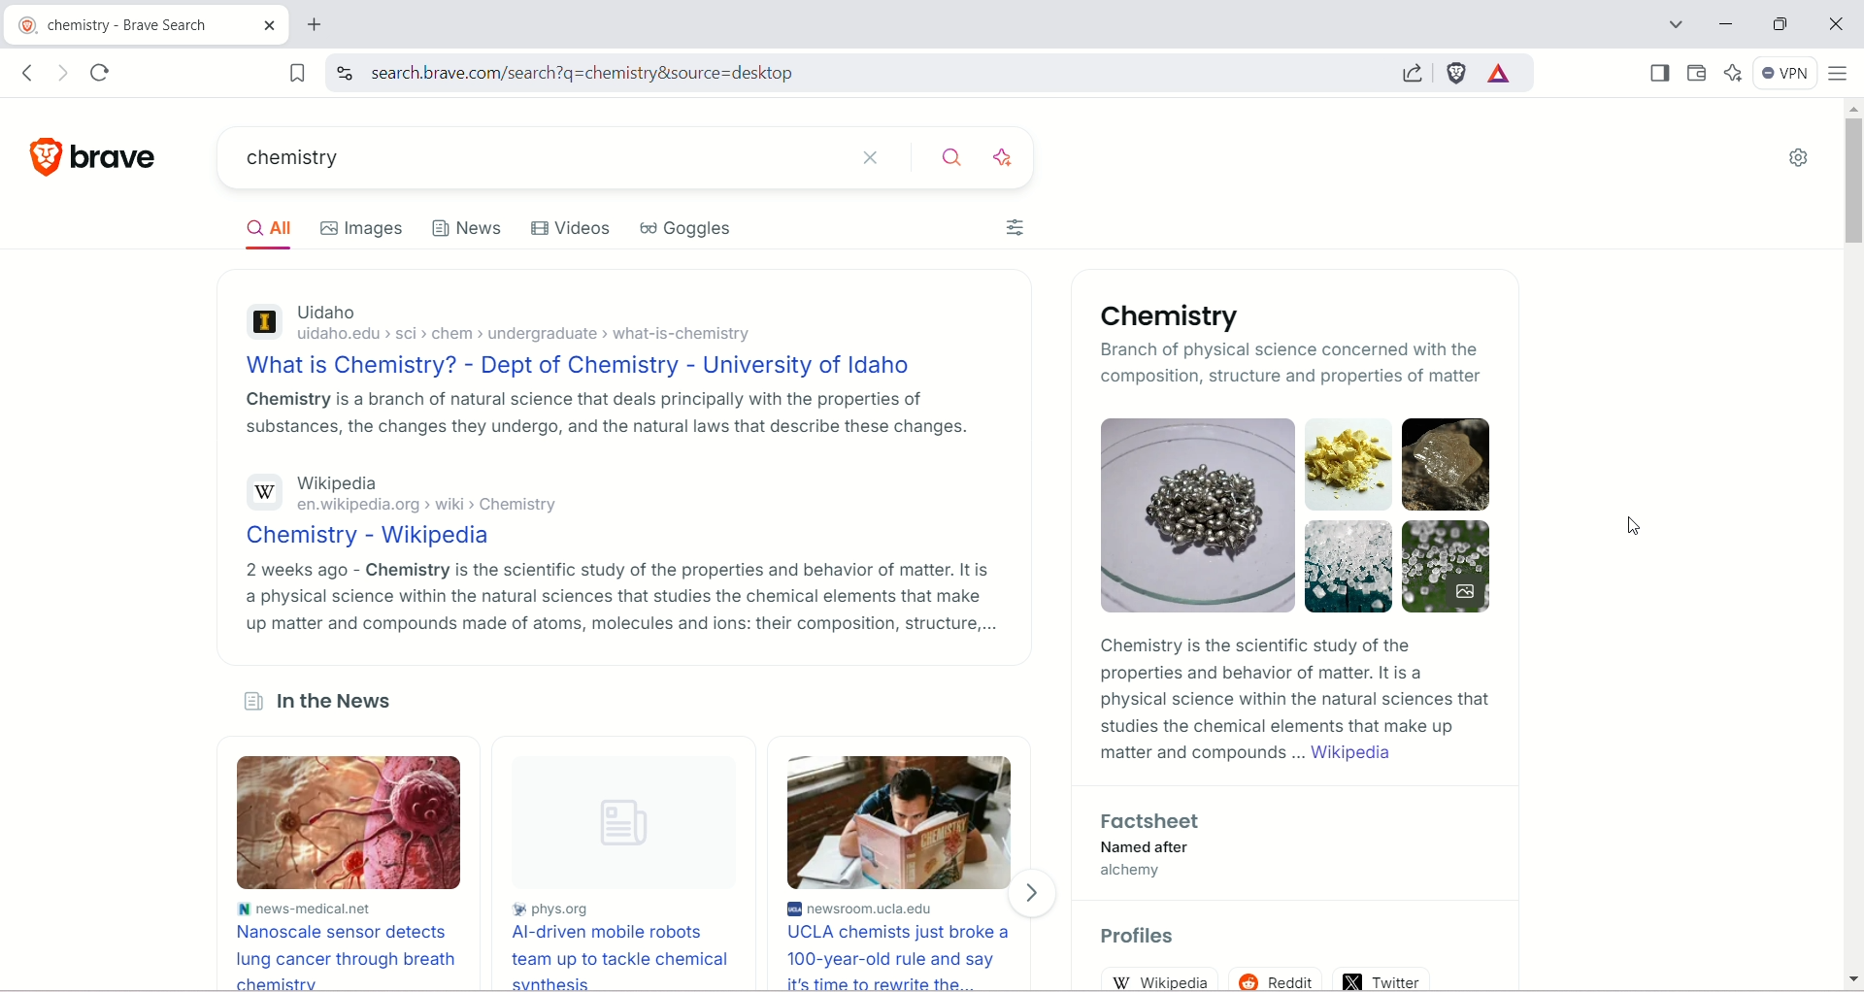 The height and width of the screenshot is (992, 1864). I want to click on search, so click(840, 73).